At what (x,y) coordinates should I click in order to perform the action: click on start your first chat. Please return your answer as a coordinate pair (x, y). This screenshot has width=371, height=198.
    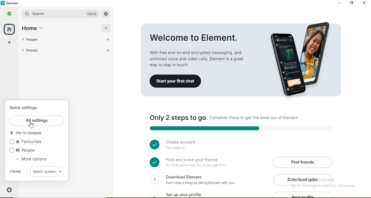
    Looking at the image, I should click on (175, 82).